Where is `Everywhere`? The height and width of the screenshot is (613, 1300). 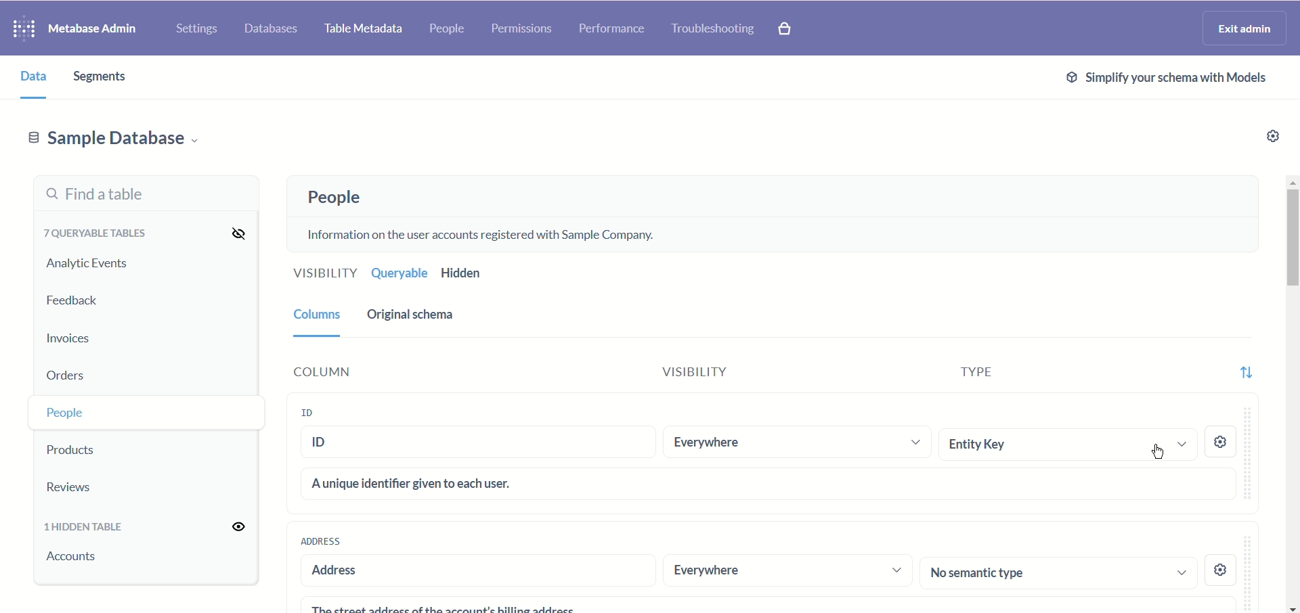
Everywhere is located at coordinates (787, 571).